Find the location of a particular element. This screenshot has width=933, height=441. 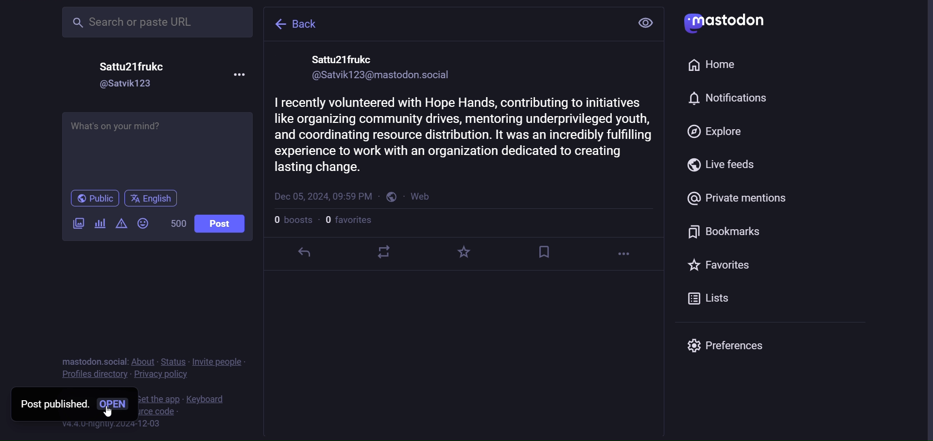

poll is located at coordinates (98, 224).